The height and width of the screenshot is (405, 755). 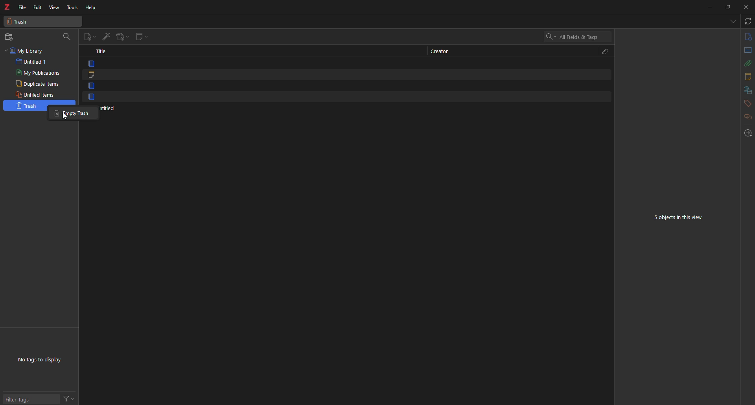 What do you see at coordinates (22, 7) in the screenshot?
I see `file` at bounding box center [22, 7].